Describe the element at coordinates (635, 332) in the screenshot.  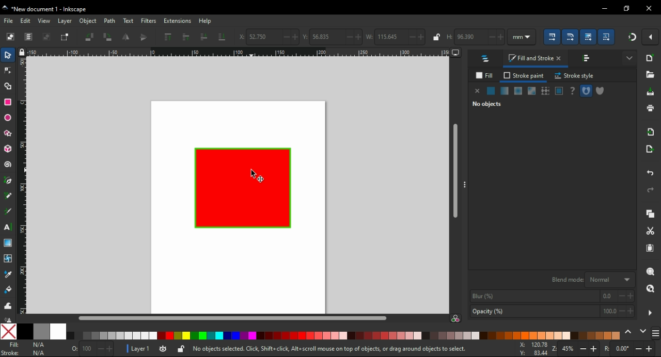
I see `color scroll options` at that location.